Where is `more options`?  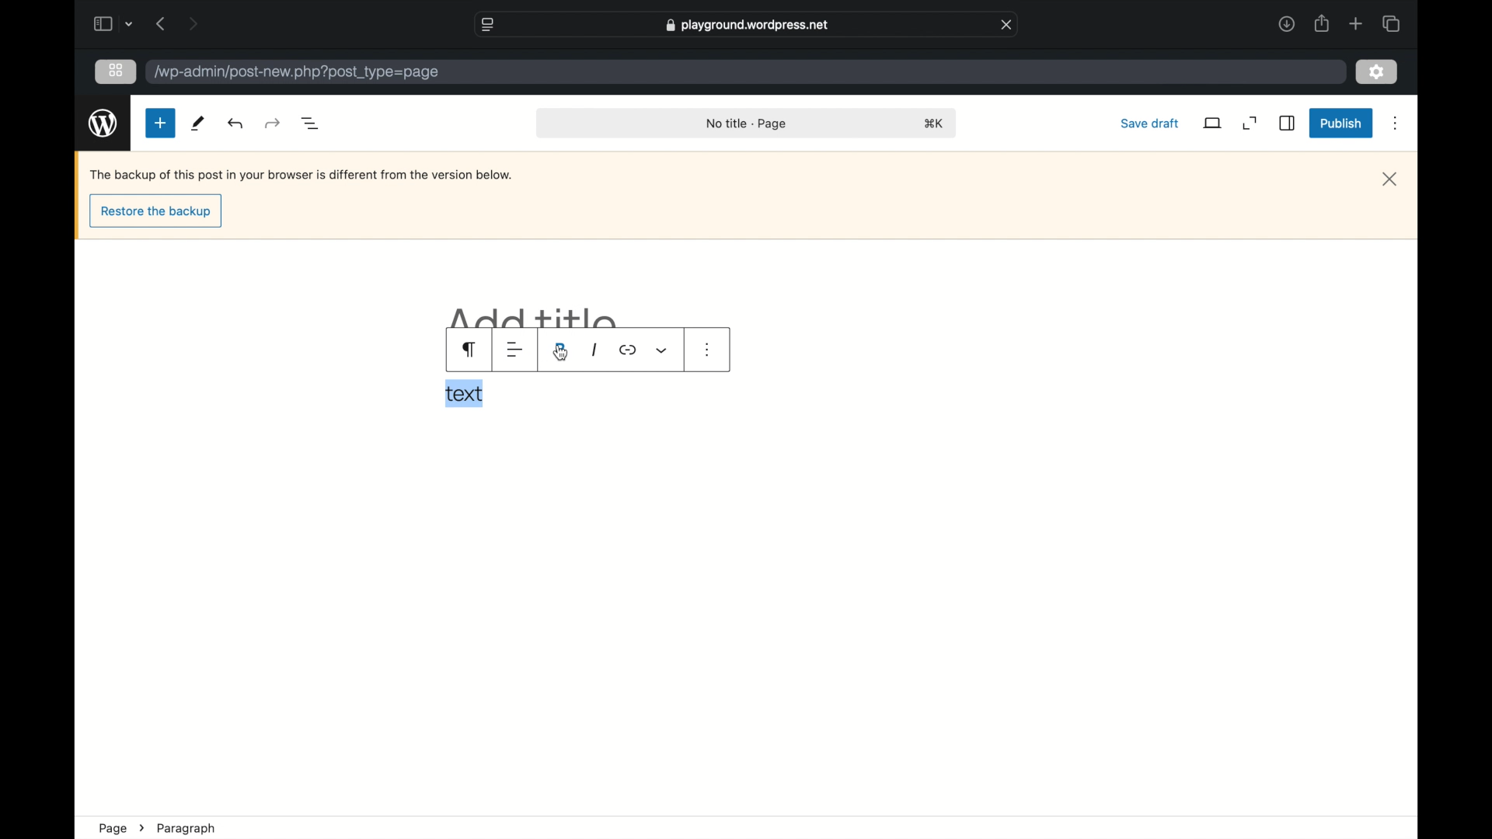
more options is located at coordinates (1397, 124).